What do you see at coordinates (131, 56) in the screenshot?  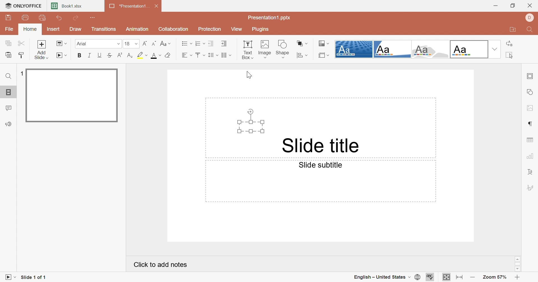 I see `Subscript` at bounding box center [131, 56].